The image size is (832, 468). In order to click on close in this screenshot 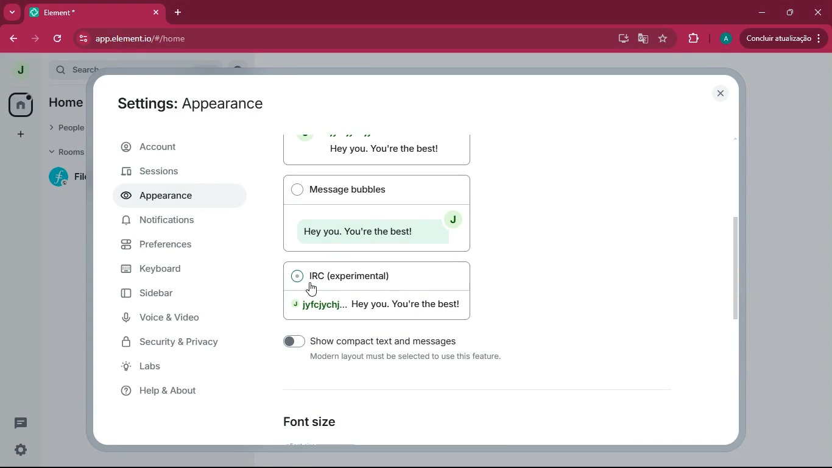, I will do `click(155, 12)`.